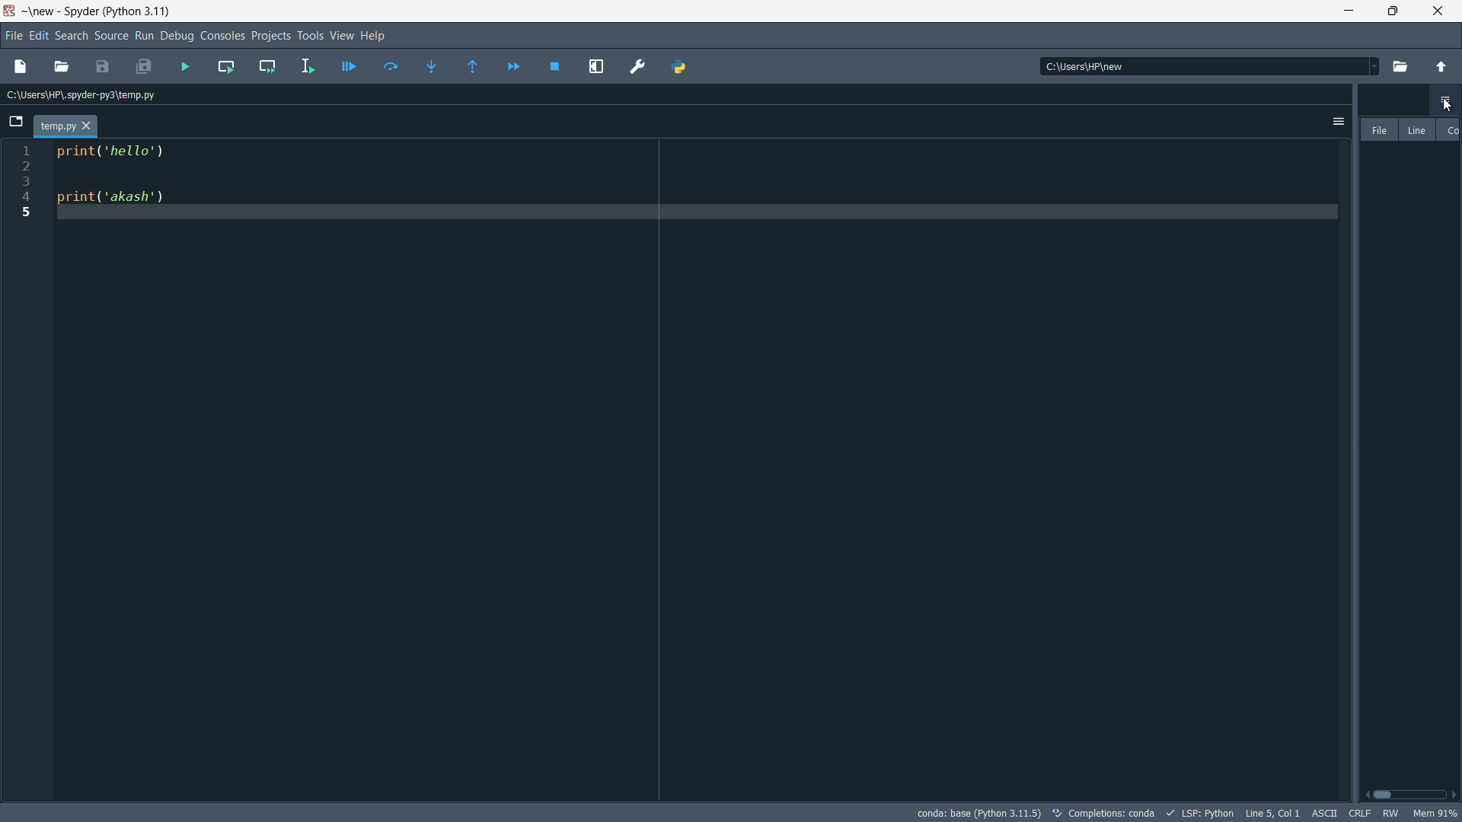 This screenshot has width=1462, height=822. Describe the element at coordinates (373, 35) in the screenshot. I see `Help Menu` at that location.